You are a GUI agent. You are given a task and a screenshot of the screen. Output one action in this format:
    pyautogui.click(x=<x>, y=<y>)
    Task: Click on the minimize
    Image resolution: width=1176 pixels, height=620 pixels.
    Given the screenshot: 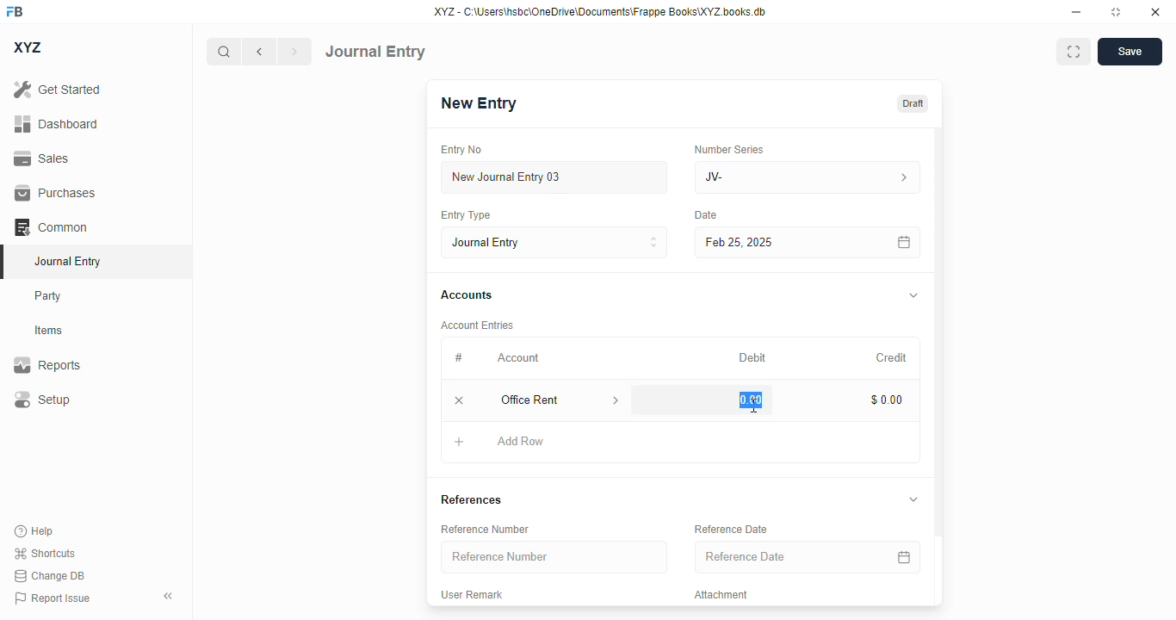 What is the action you would take?
    pyautogui.click(x=1077, y=11)
    